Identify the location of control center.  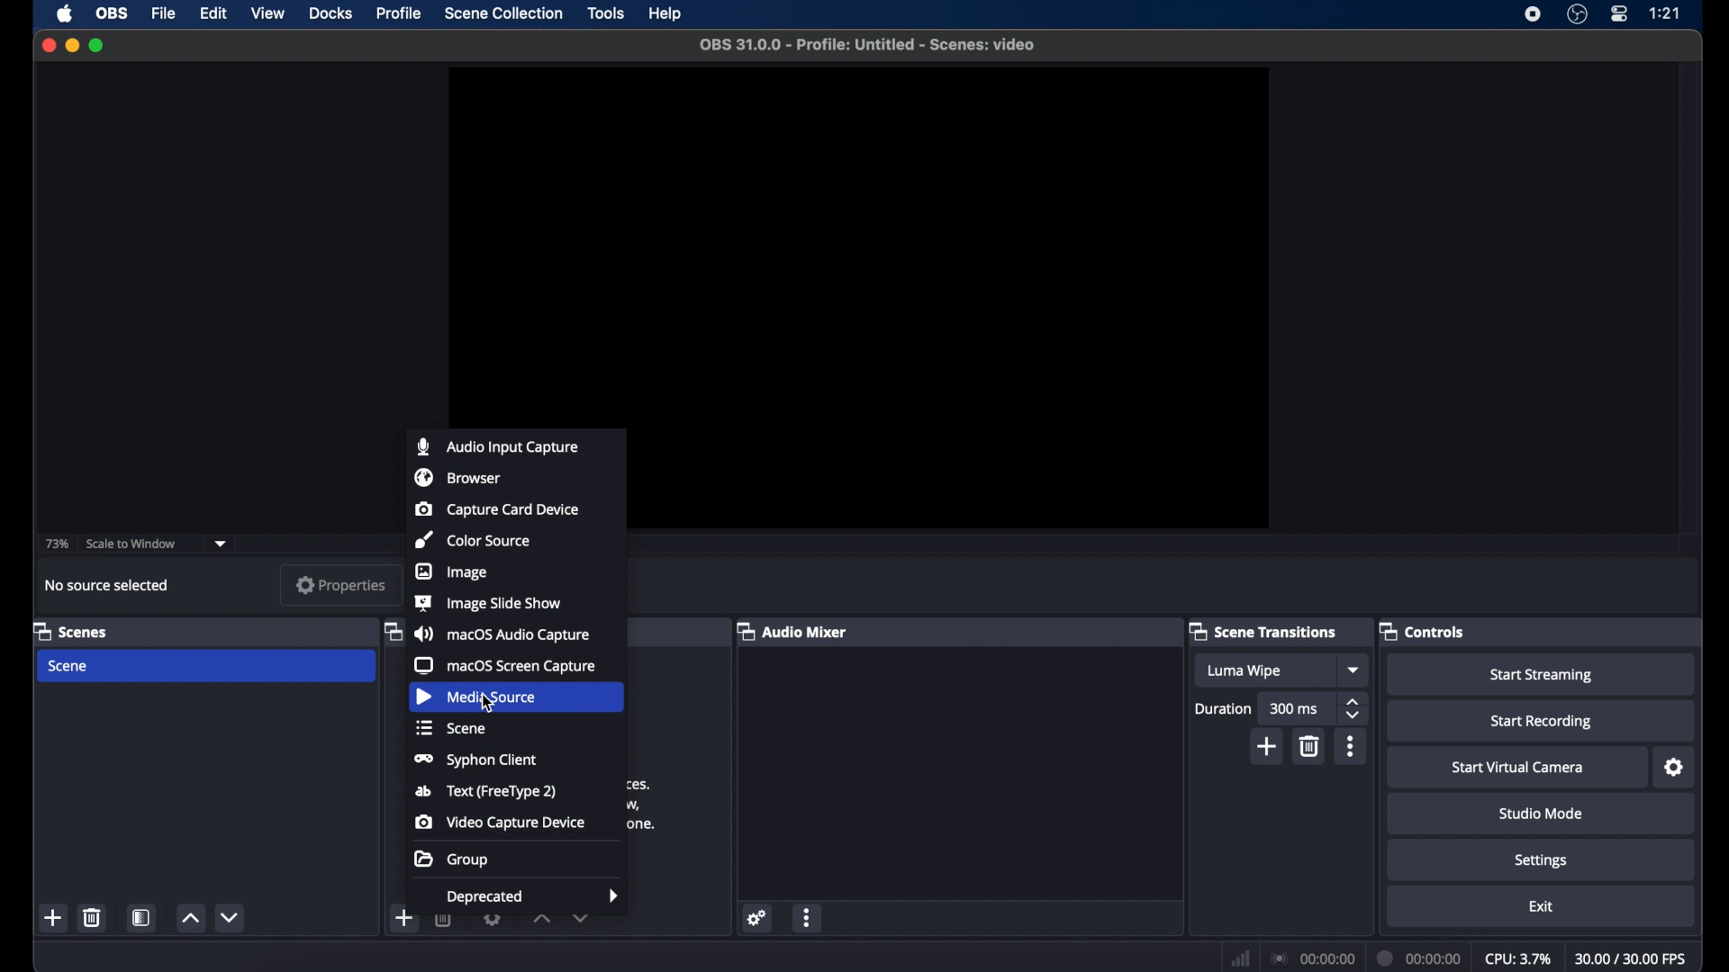
(1620, 13).